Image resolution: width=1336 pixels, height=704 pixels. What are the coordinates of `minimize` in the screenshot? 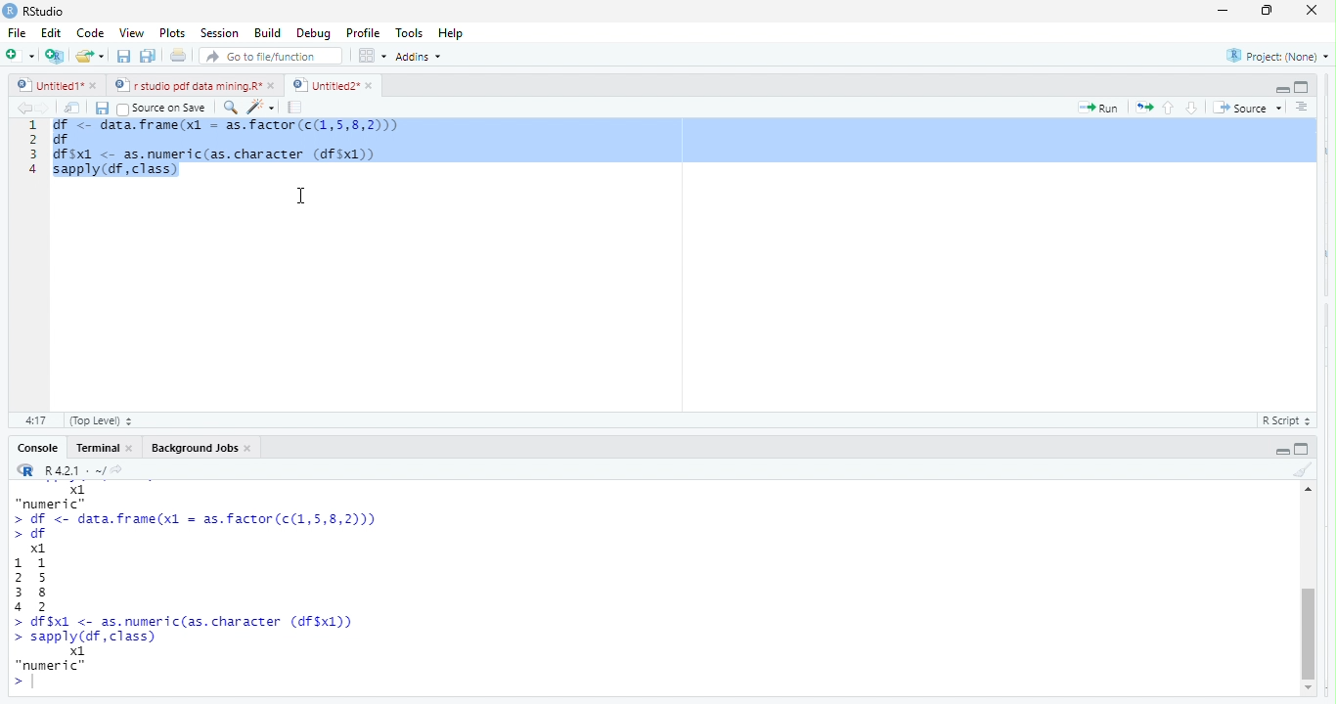 It's located at (1219, 12).